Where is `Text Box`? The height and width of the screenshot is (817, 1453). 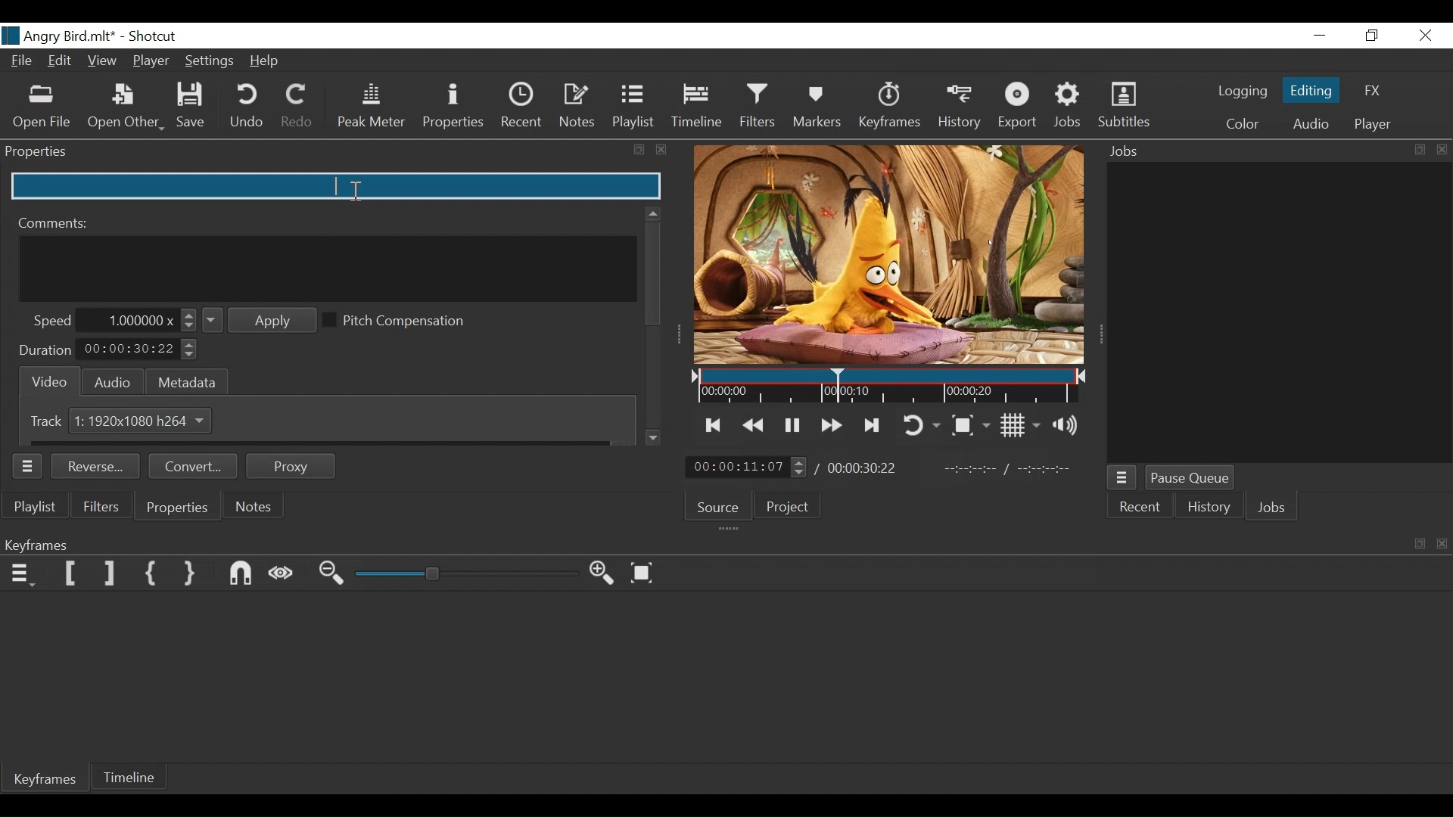 Text Box is located at coordinates (337, 185).